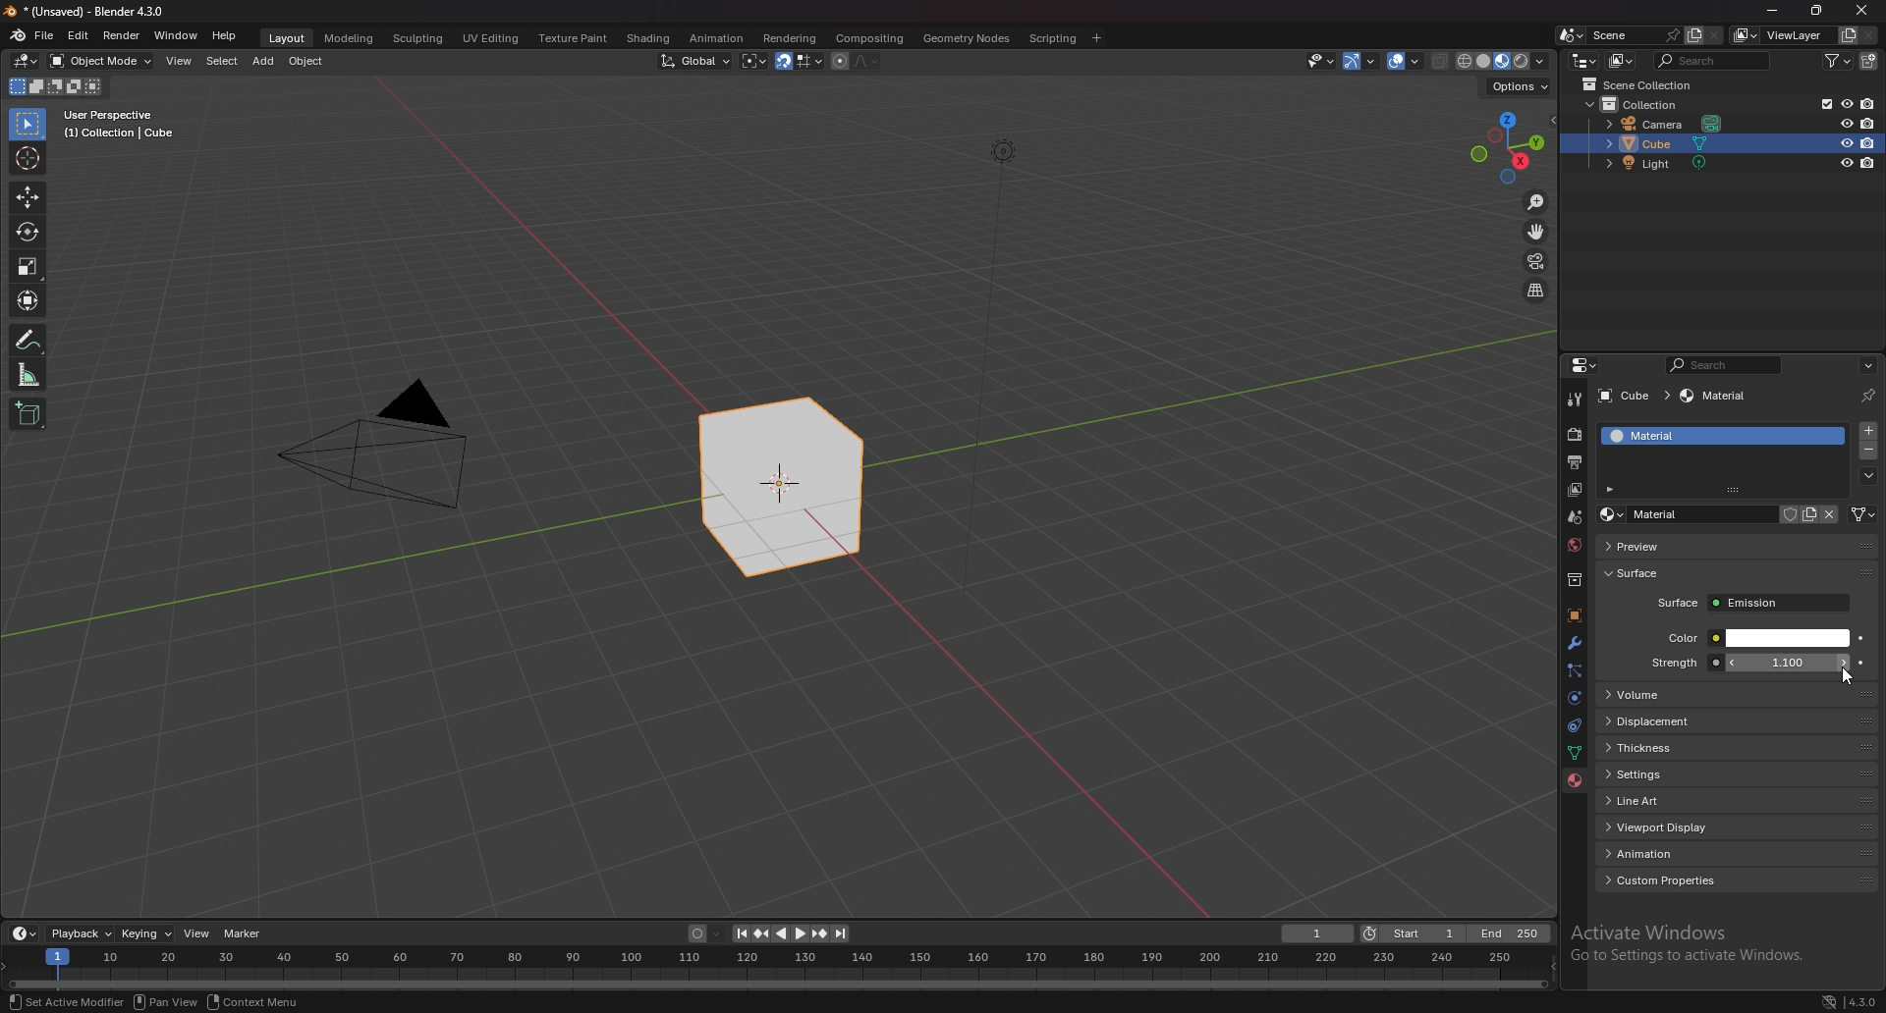  What do you see at coordinates (1574, 699) in the screenshot?
I see `physics` at bounding box center [1574, 699].